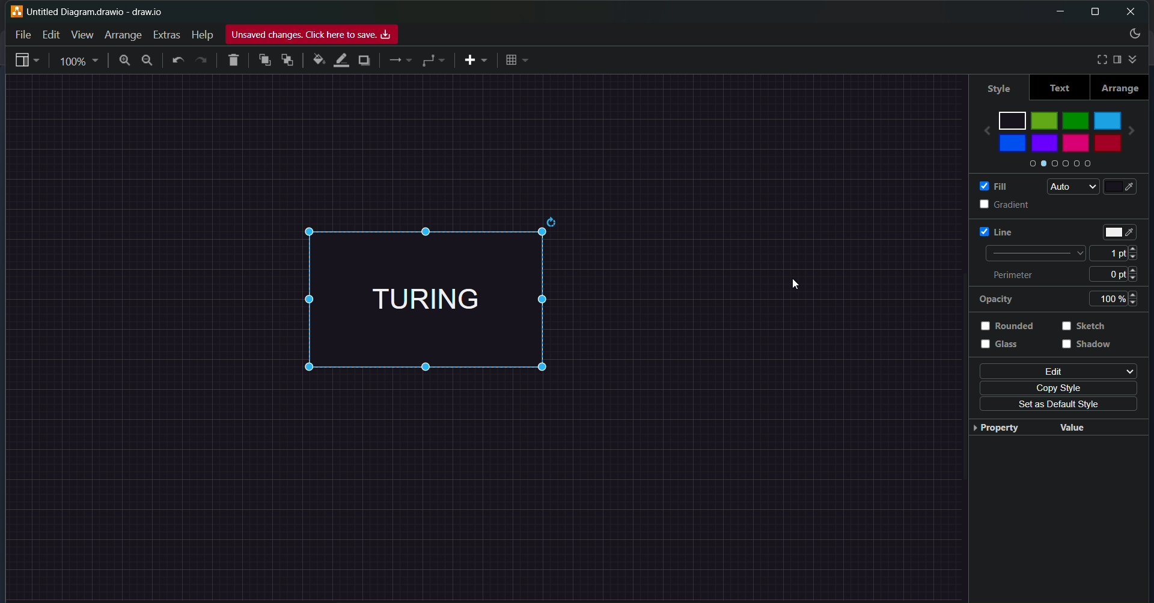 The width and height of the screenshot is (1154, 603). Describe the element at coordinates (434, 60) in the screenshot. I see `connector` at that location.